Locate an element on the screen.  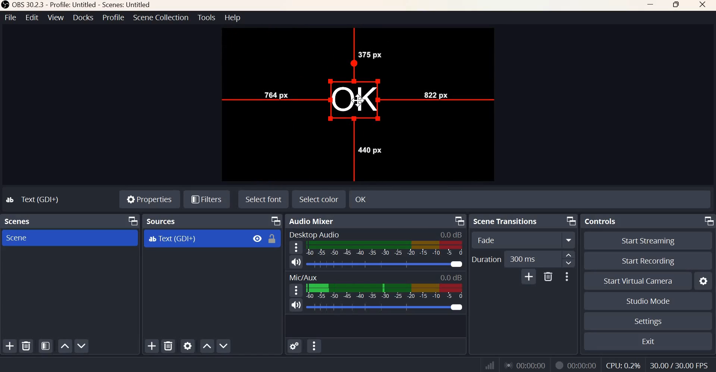
Dock Options icon is located at coordinates (460, 221).